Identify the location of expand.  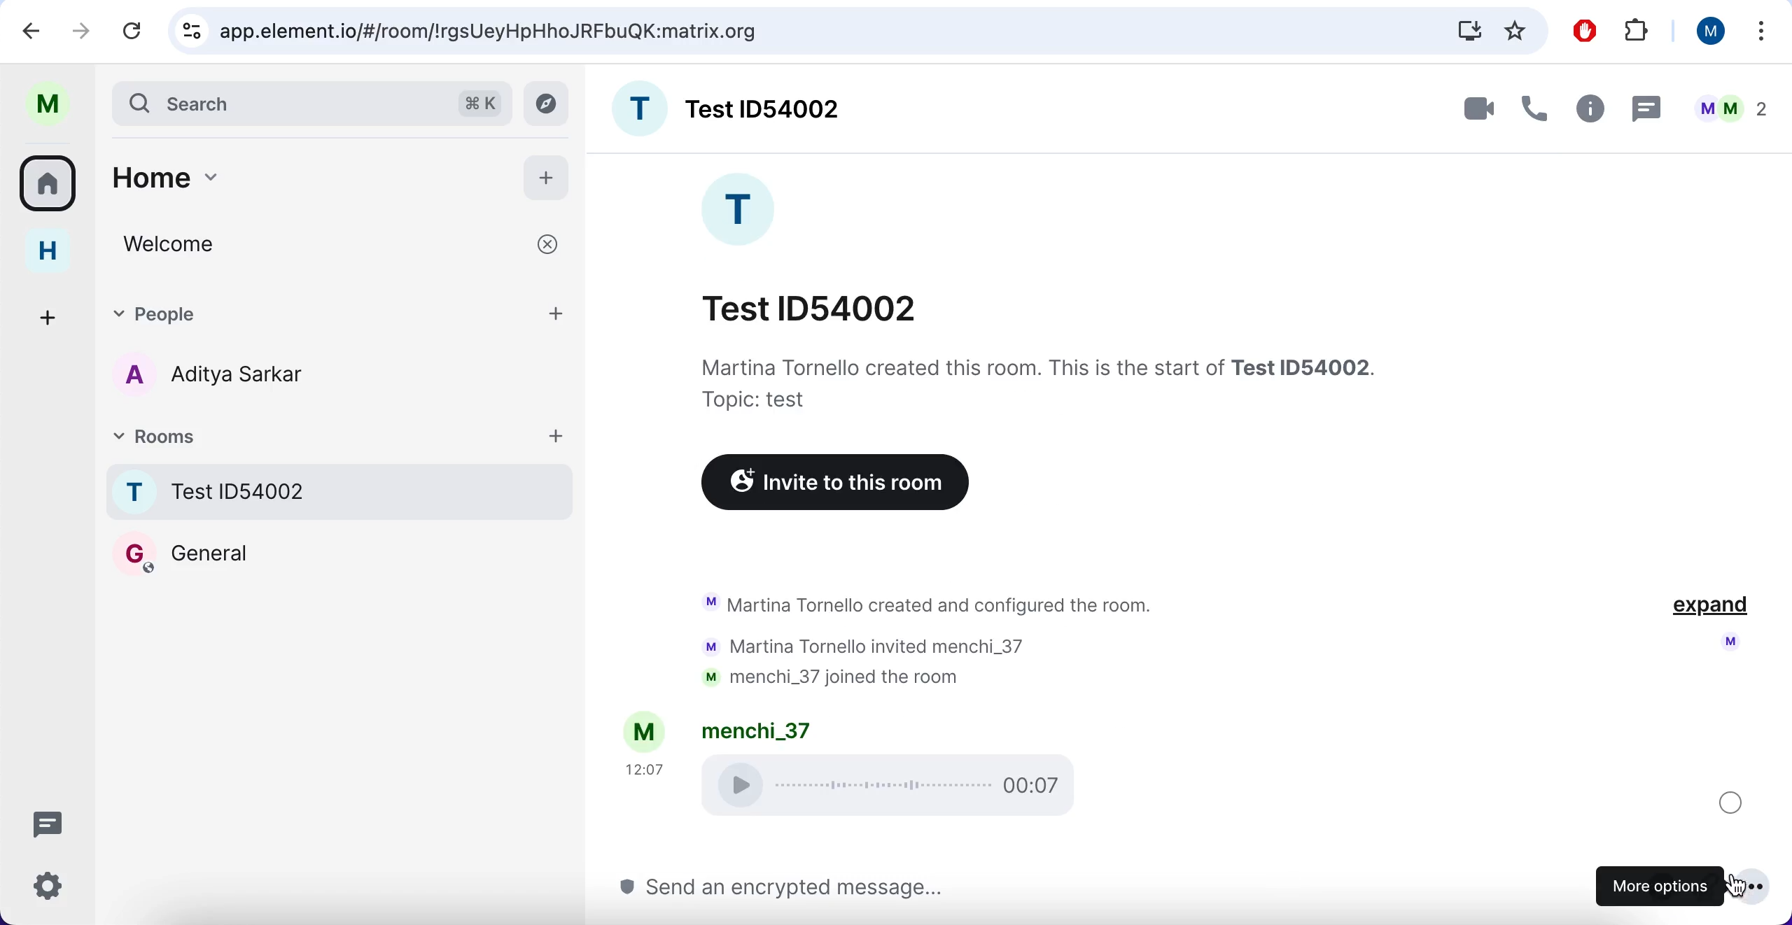
(1709, 610).